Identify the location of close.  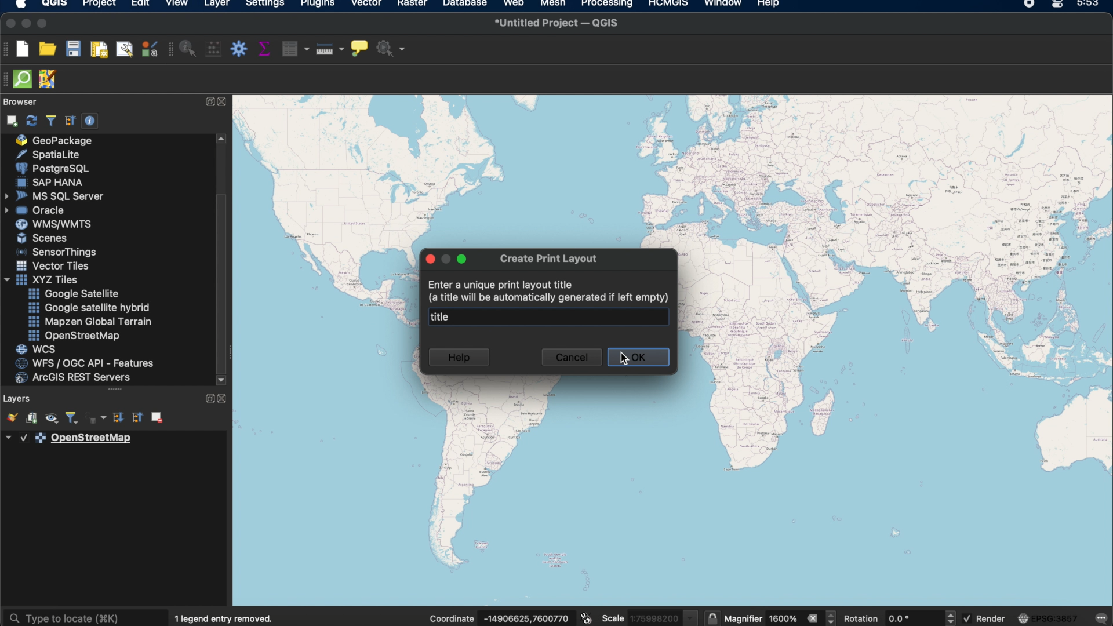
(225, 399).